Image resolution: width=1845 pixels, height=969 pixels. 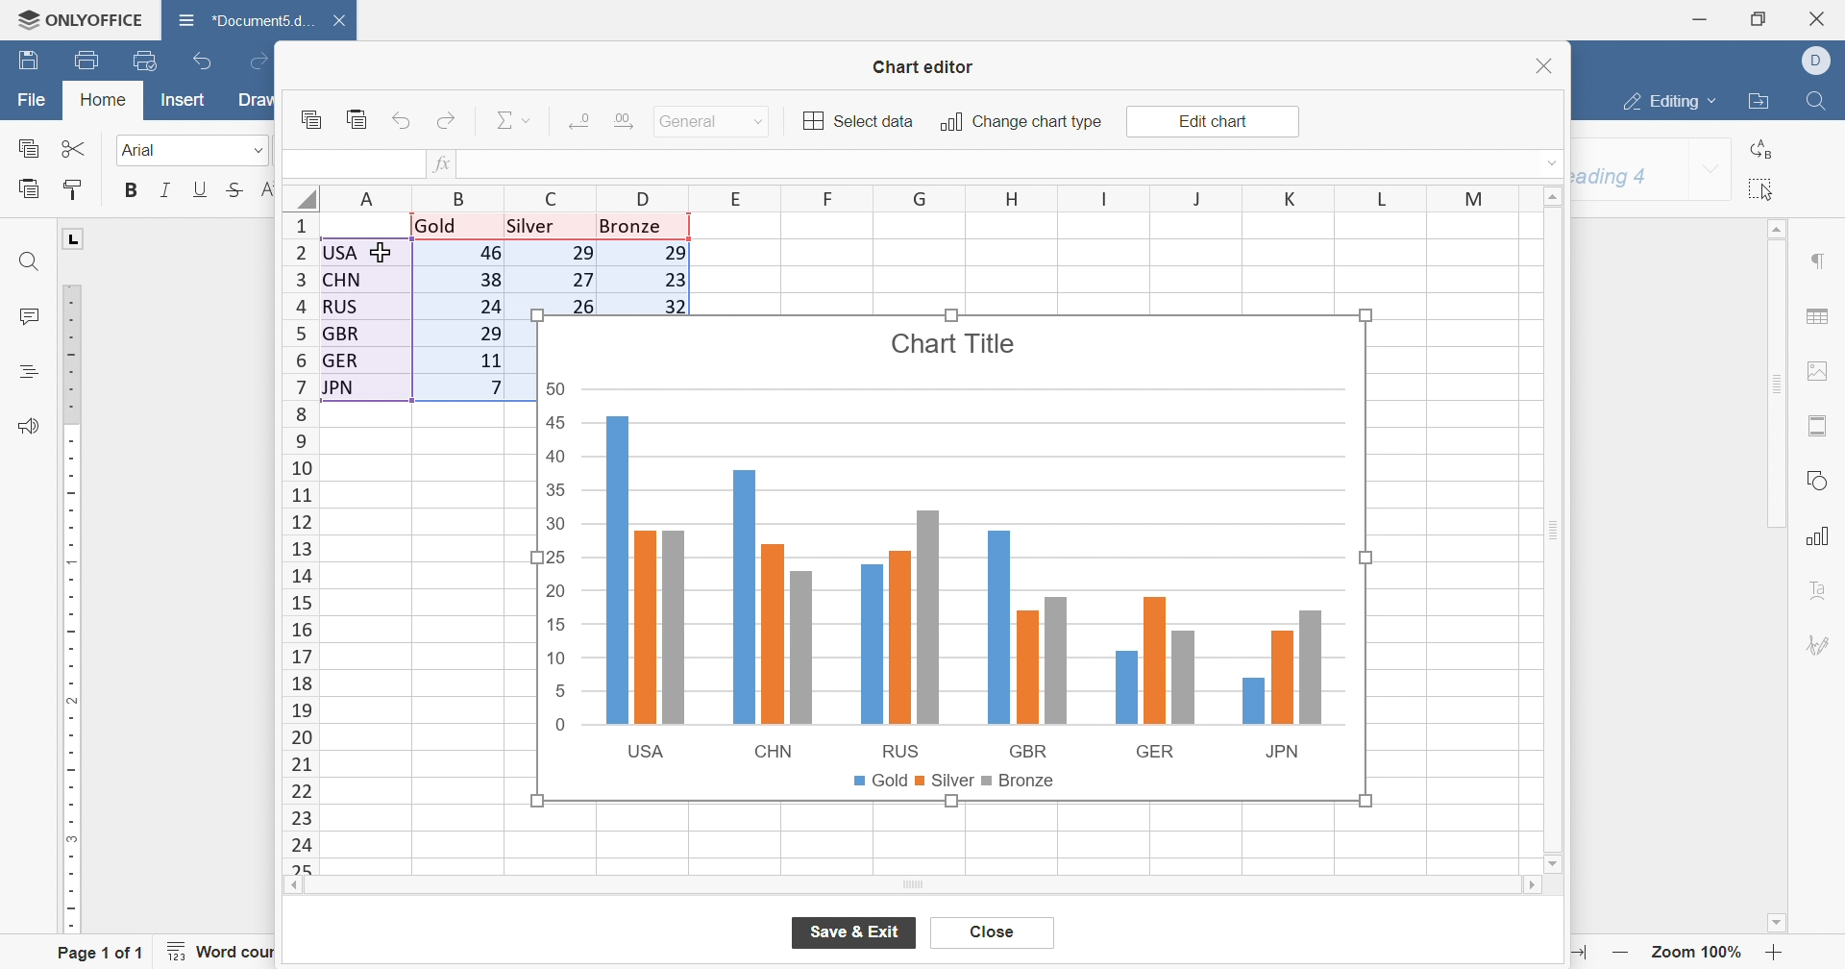 I want to click on Dell, so click(x=1819, y=60).